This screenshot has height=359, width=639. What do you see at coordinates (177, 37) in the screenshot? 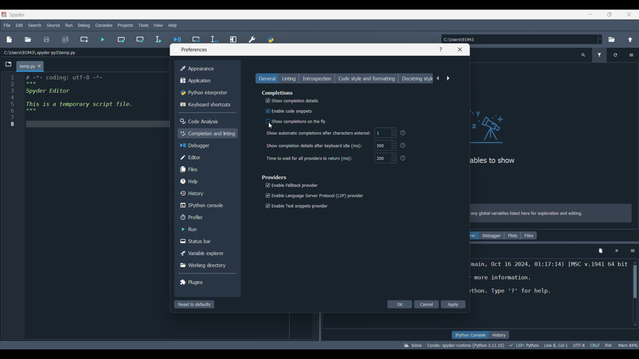
I see `Debug file` at bounding box center [177, 37].